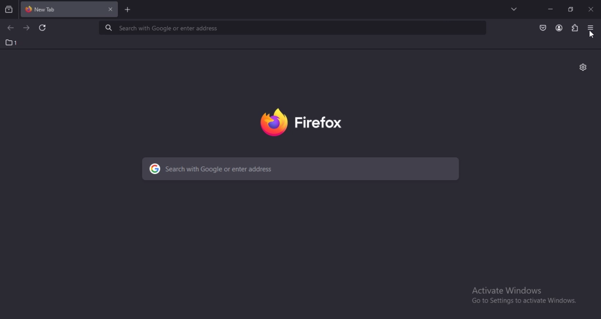 The image size is (601, 319). What do you see at coordinates (591, 10) in the screenshot?
I see `close` at bounding box center [591, 10].